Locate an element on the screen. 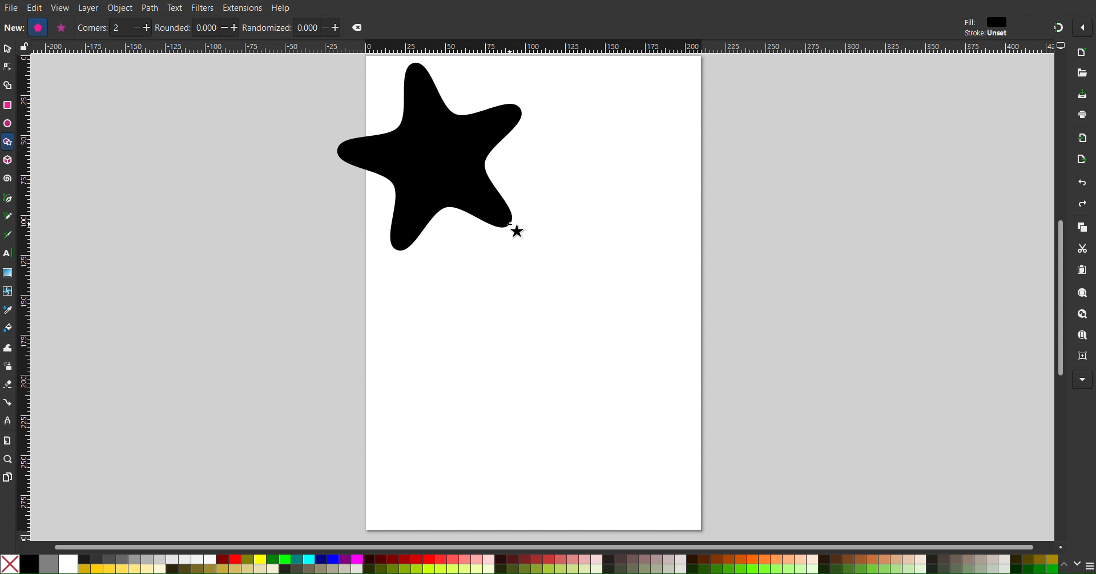  Vertical Ruler is located at coordinates (23, 297).